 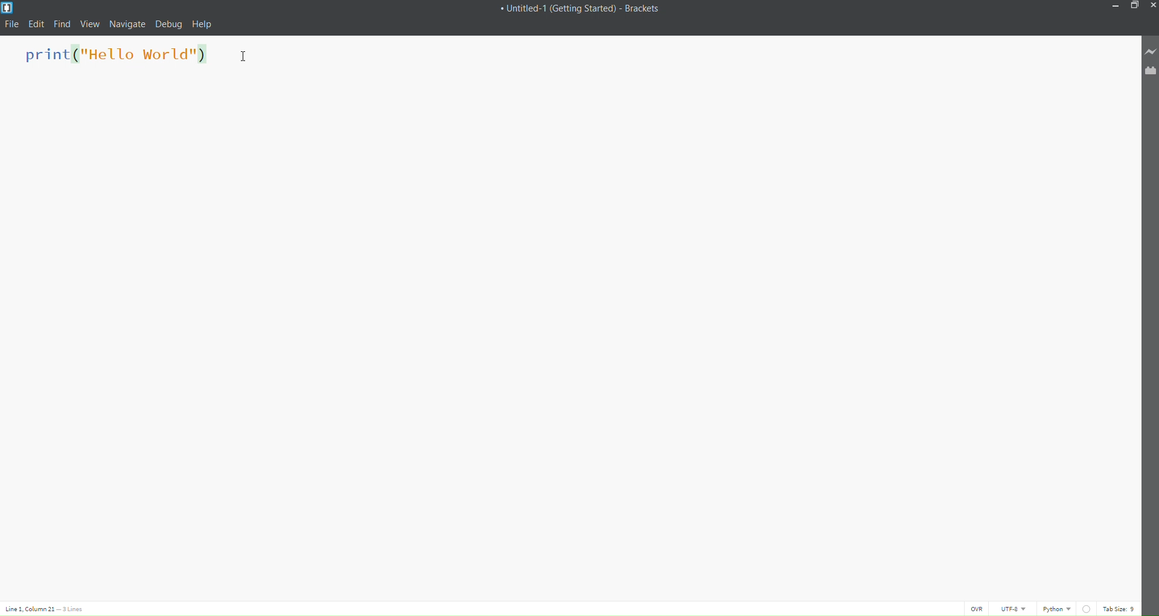 I want to click on linting, so click(x=1086, y=608).